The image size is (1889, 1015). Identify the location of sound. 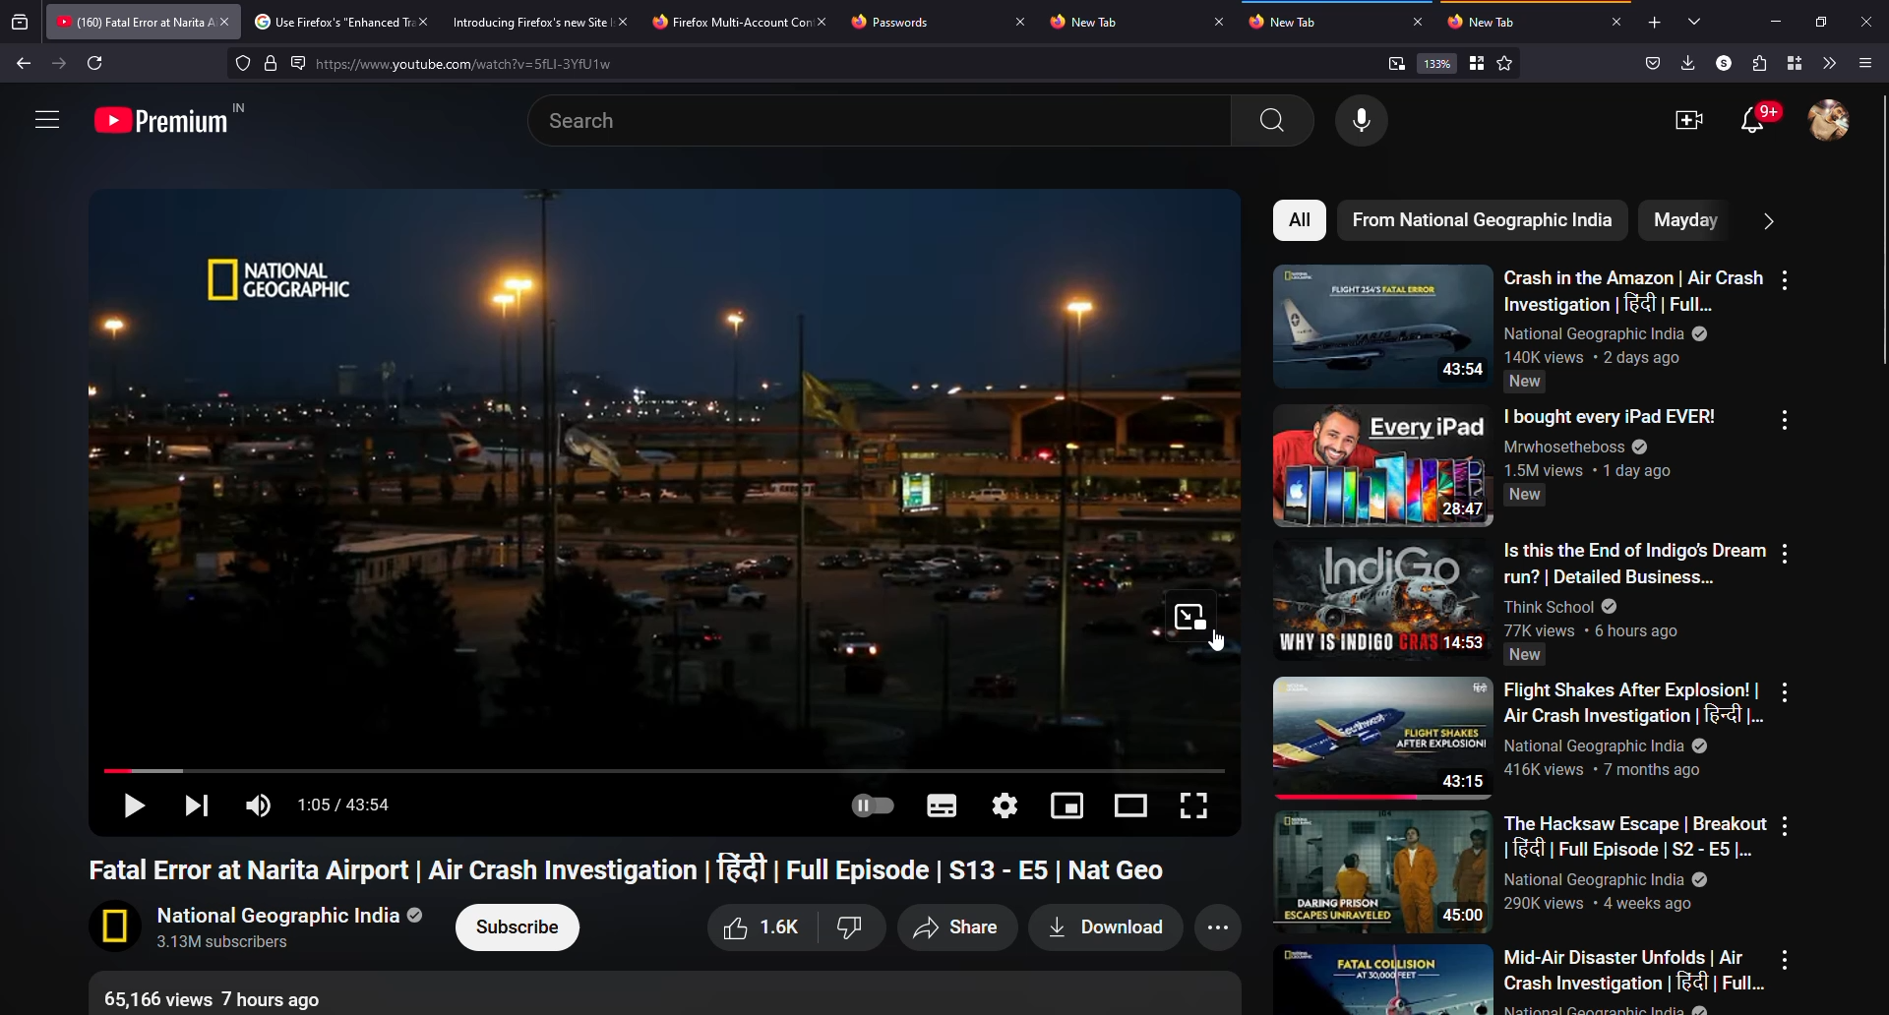
(262, 805).